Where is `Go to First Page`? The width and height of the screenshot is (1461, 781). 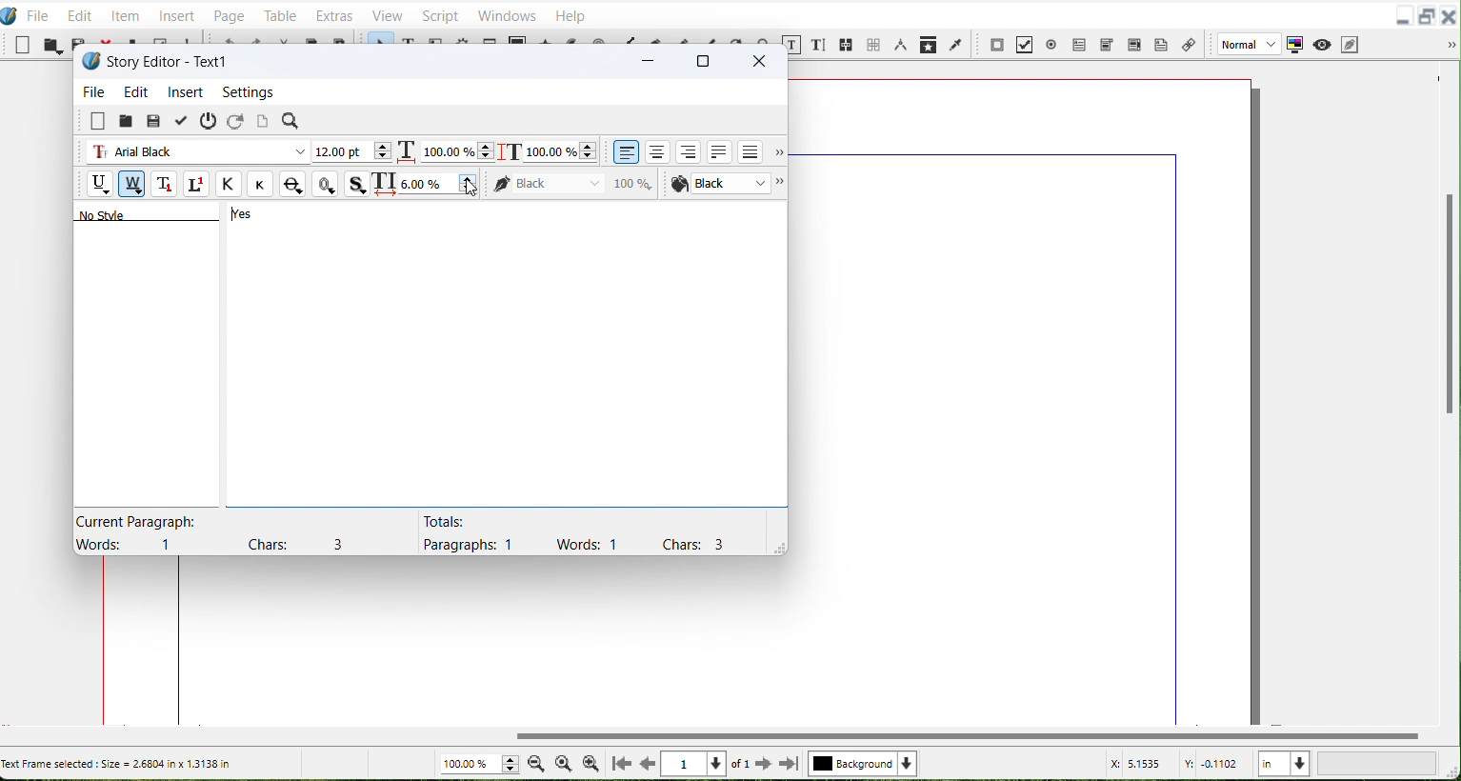 Go to First Page is located at coordinates (622, 763).